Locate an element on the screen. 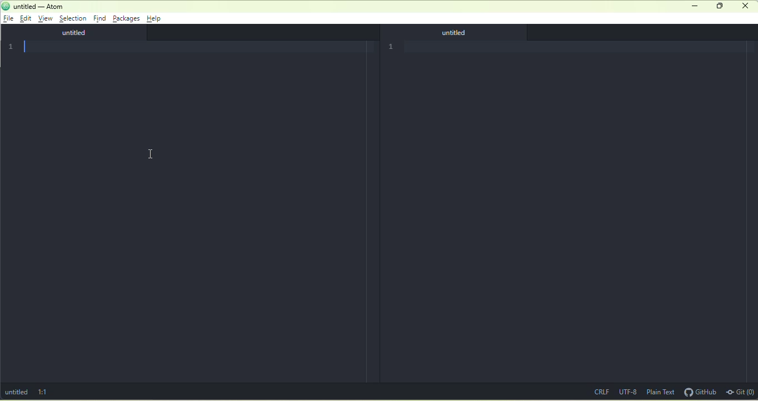  untitled is located at coordinates (76, 33).